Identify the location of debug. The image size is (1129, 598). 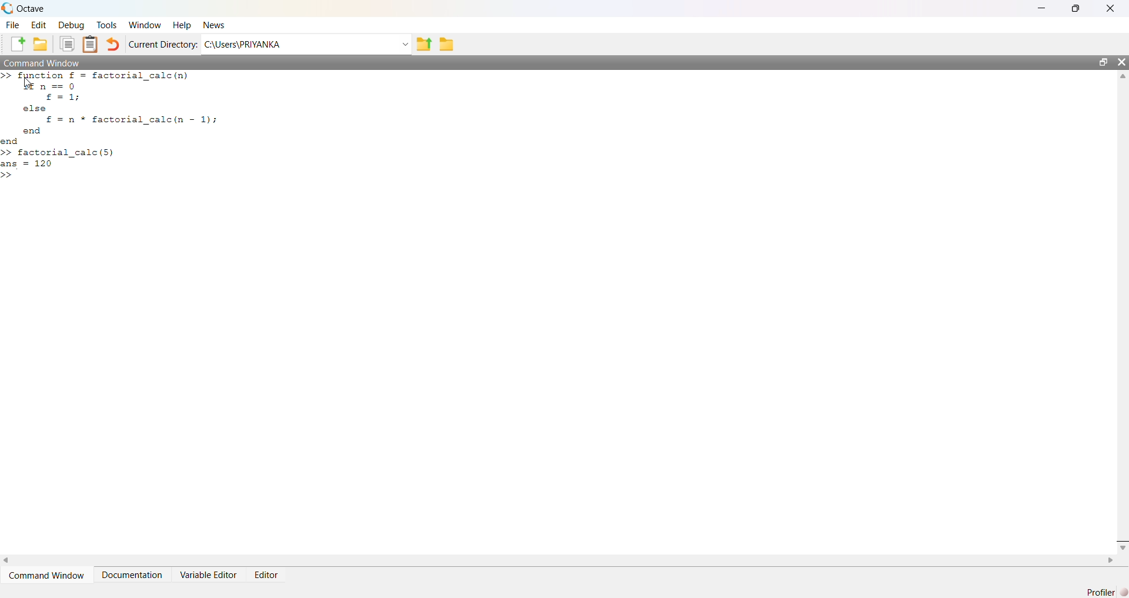
(71, 25).